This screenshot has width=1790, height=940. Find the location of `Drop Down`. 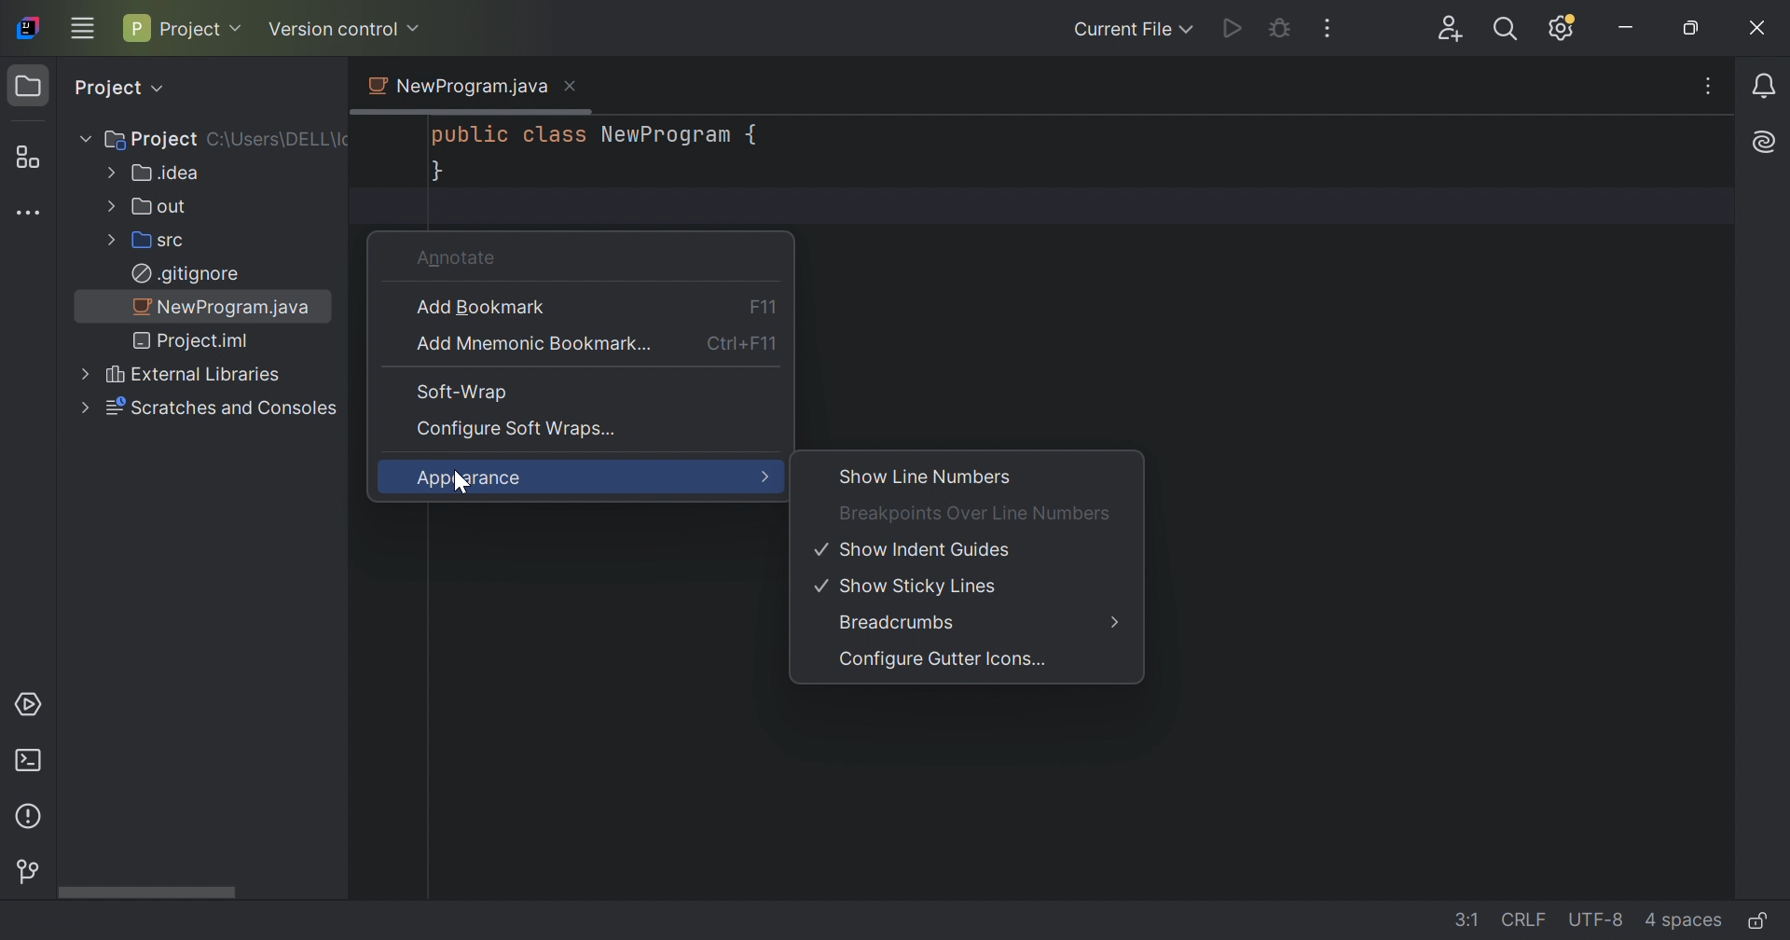

Drop Down is located at coordinates (107, 173).